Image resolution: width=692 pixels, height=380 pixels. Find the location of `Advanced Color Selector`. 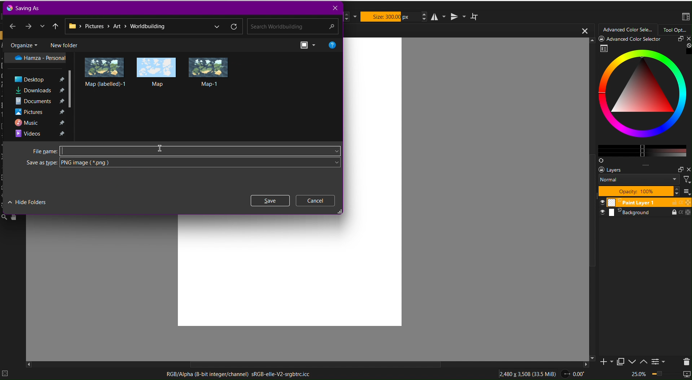

Advanced Color Selector is located at coordinates (628, 30).